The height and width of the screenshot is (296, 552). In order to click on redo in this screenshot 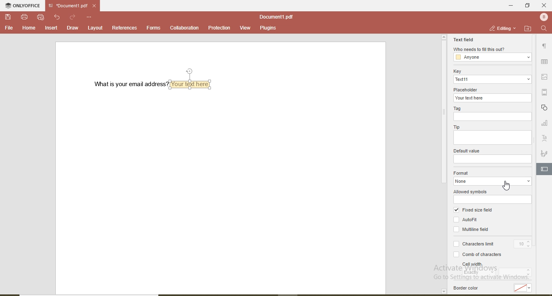, I will do `click(73, 17)`.